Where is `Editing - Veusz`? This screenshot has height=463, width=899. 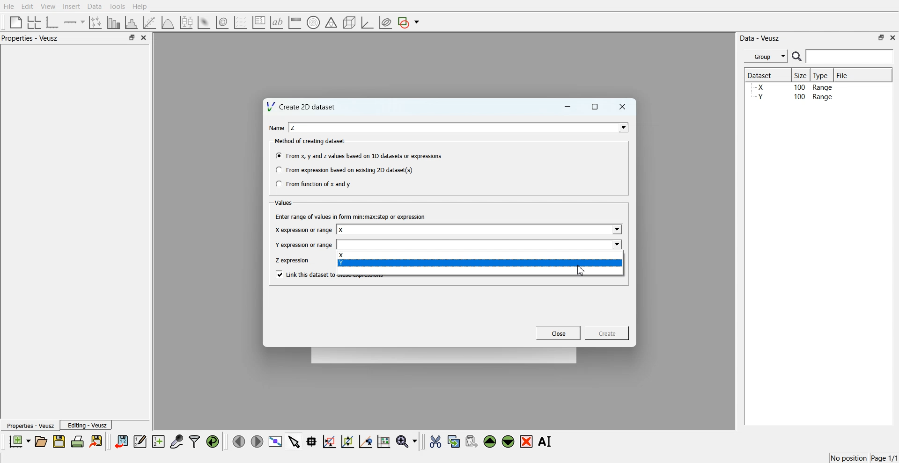
Editing - Veusz is located at coordinates (86, 425).